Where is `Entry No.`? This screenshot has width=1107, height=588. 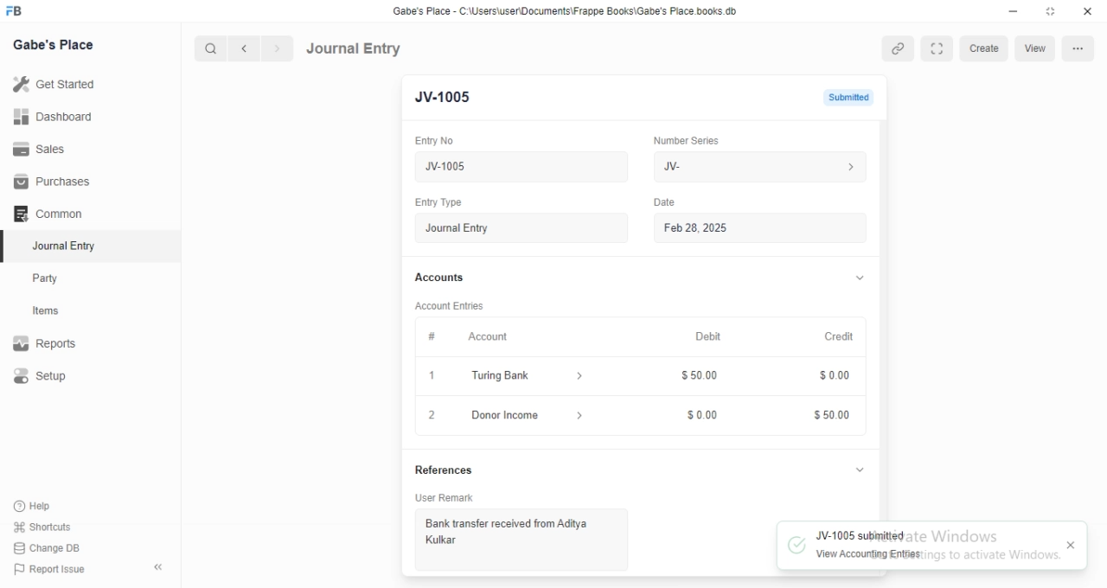
Entry No. is located at coordinates (439, 141).